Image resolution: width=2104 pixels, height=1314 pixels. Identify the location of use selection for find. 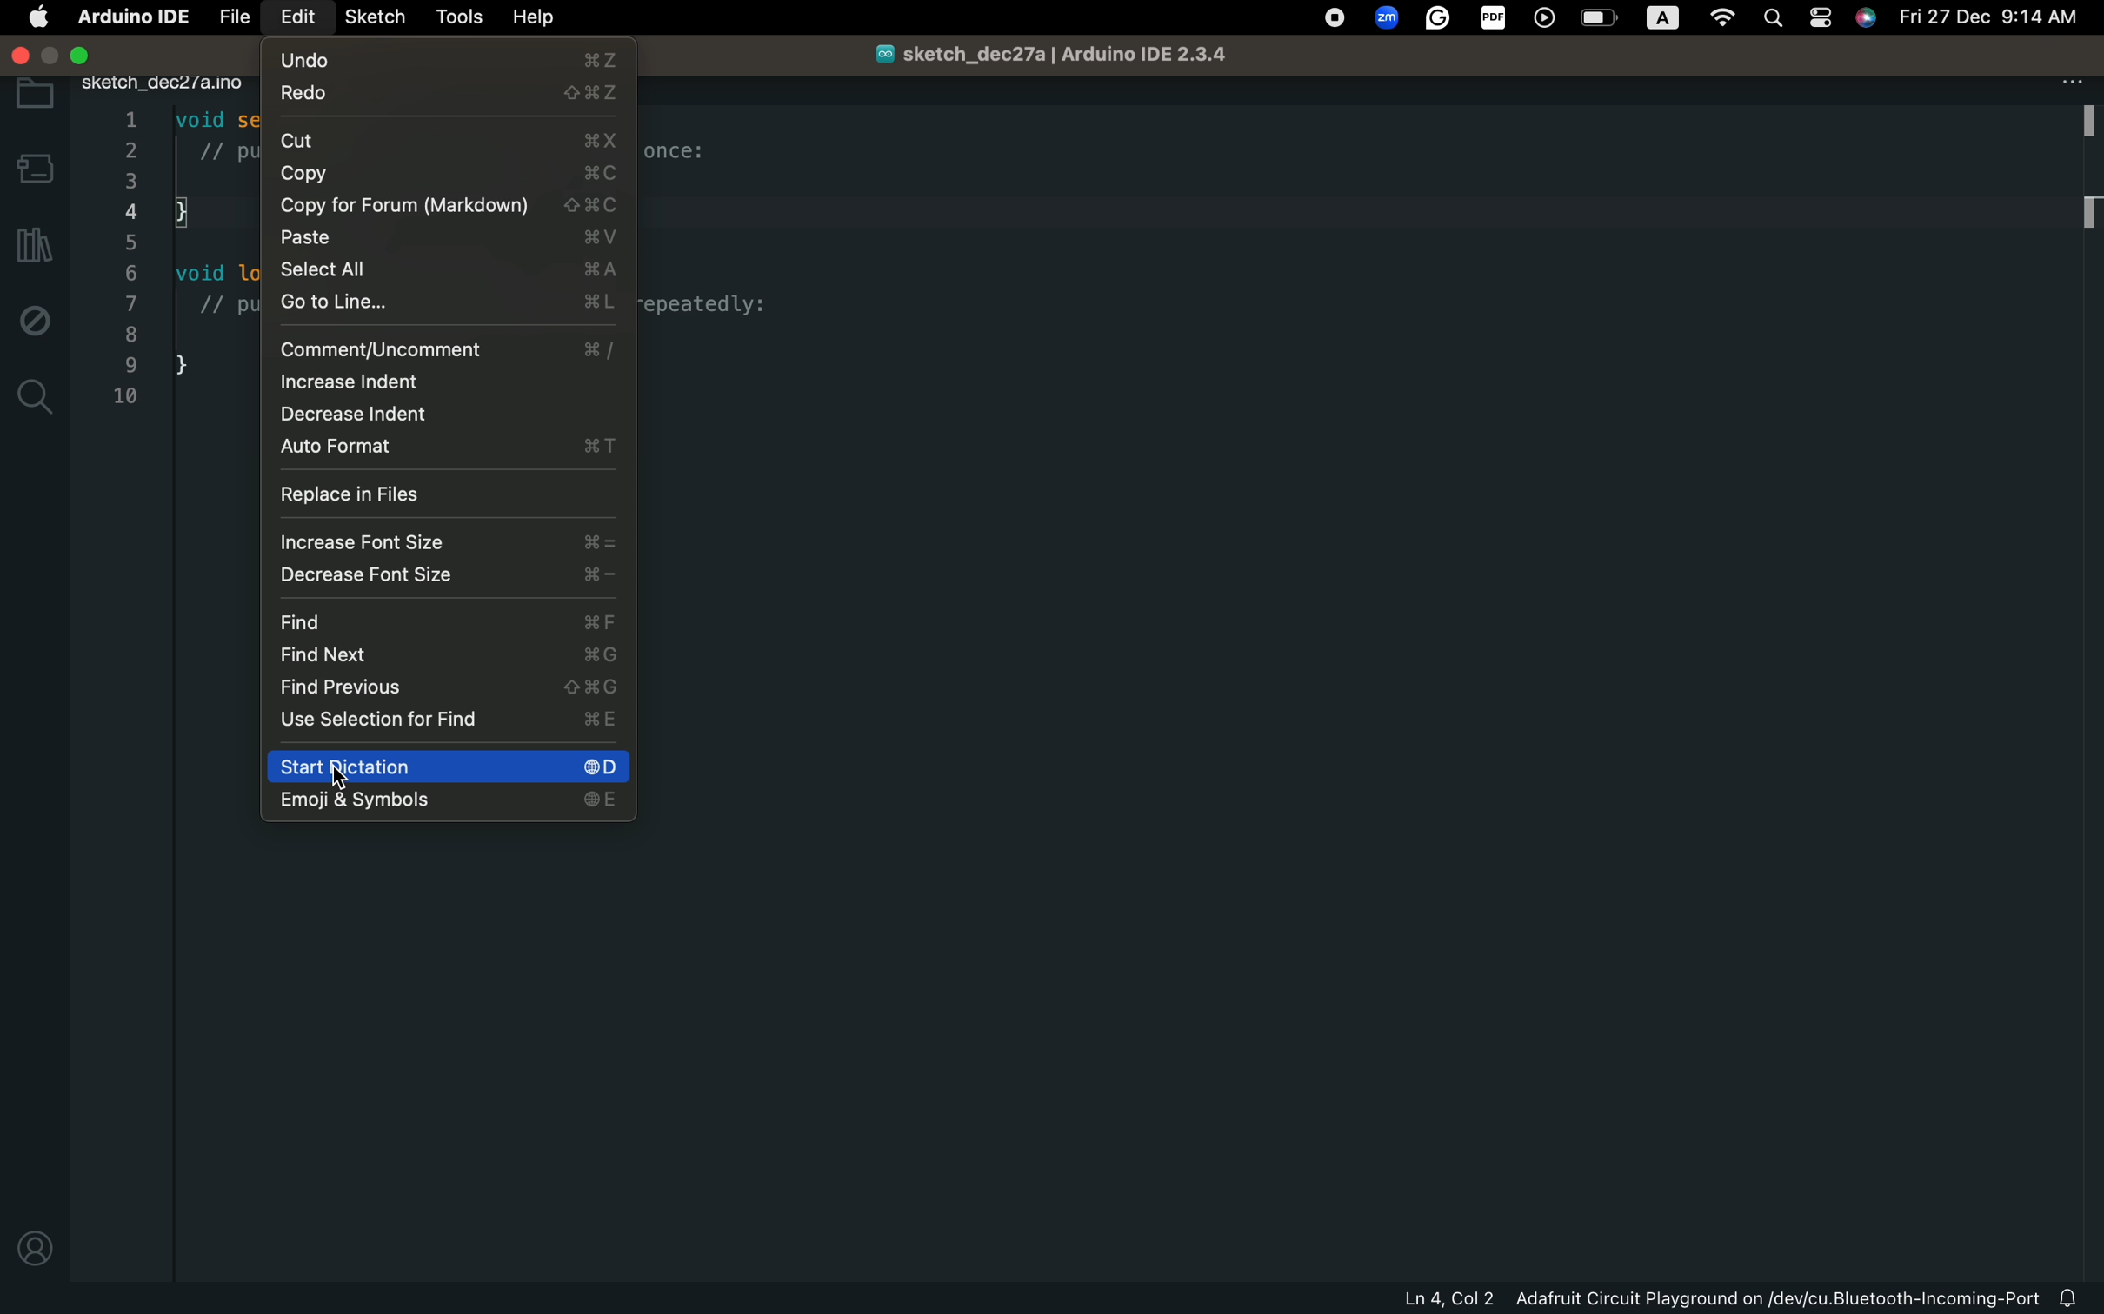
(449, 722).